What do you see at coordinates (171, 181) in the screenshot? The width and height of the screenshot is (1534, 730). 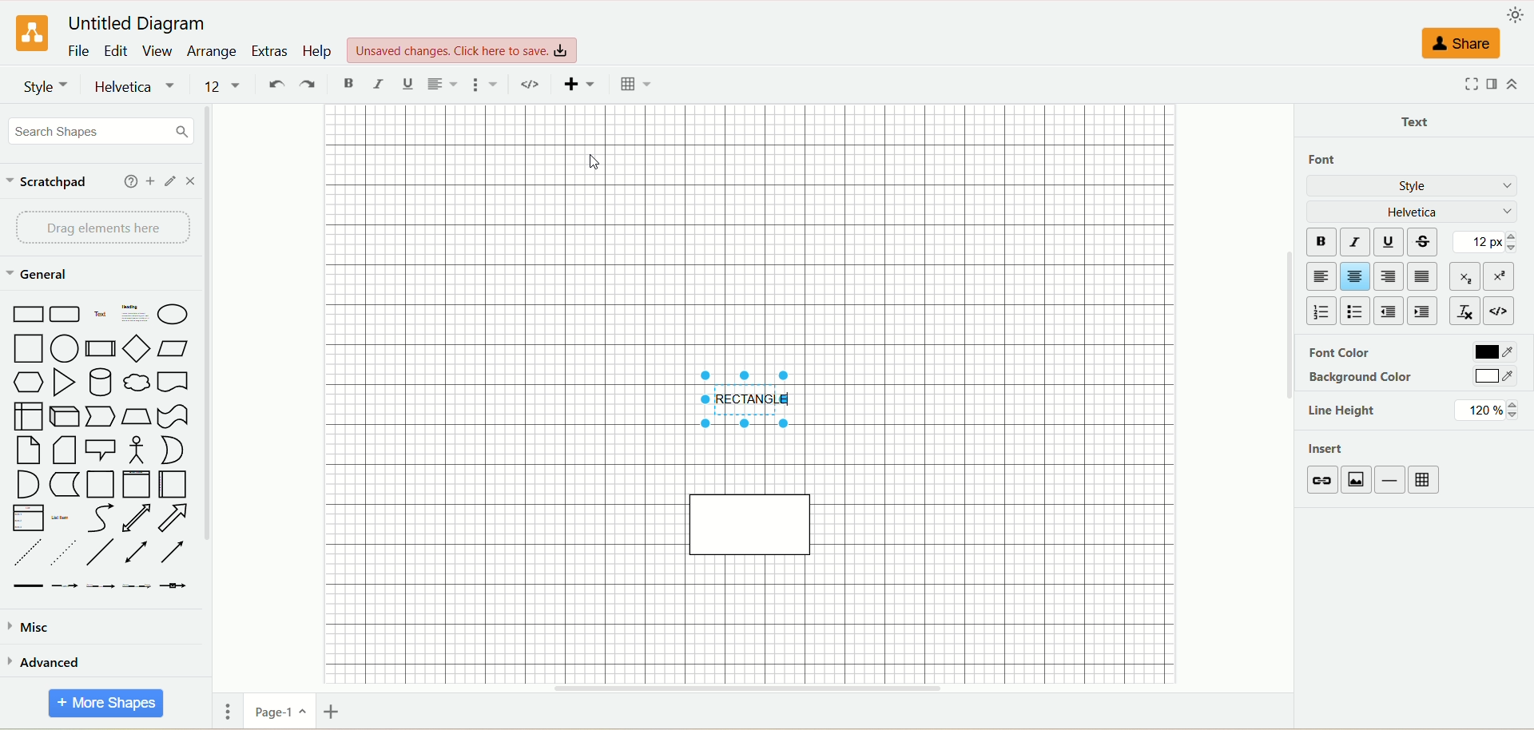 I see `edit` at bounding box center [171, 181].